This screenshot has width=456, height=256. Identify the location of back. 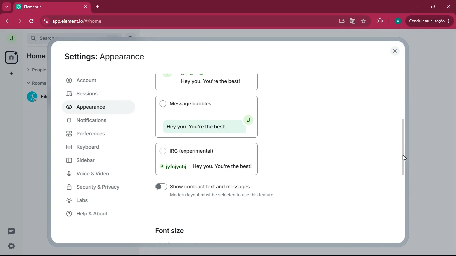
(7, 20).